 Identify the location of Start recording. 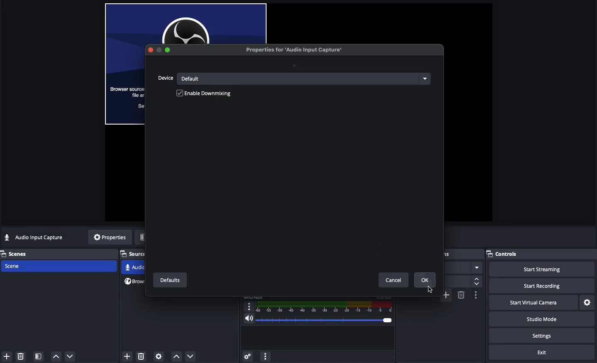
(541, 286).